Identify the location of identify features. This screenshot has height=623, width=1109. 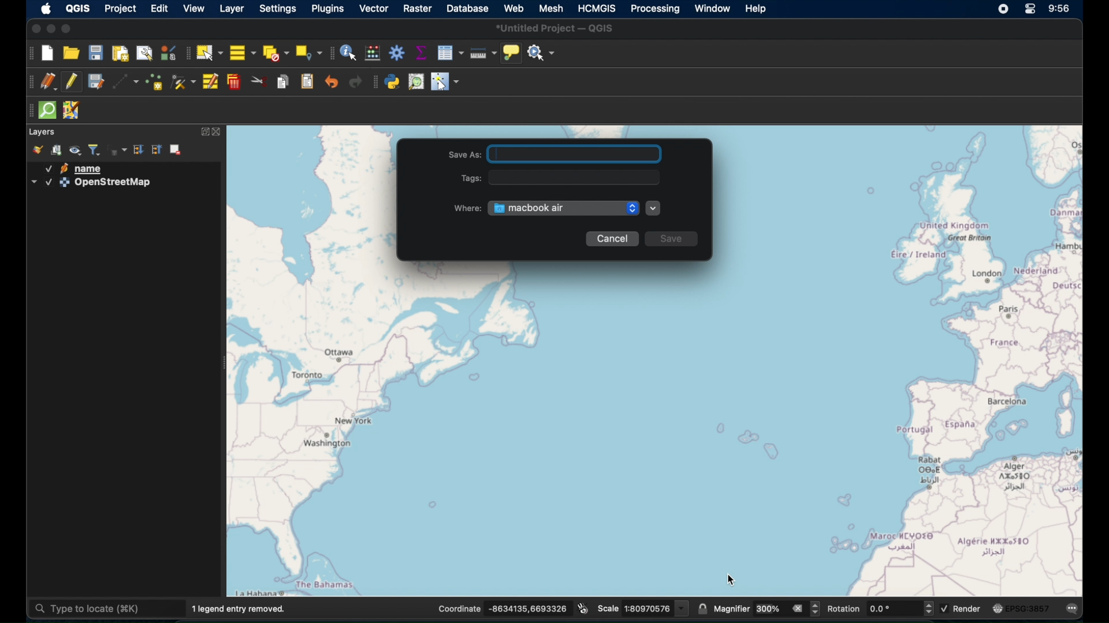
(349, 53).